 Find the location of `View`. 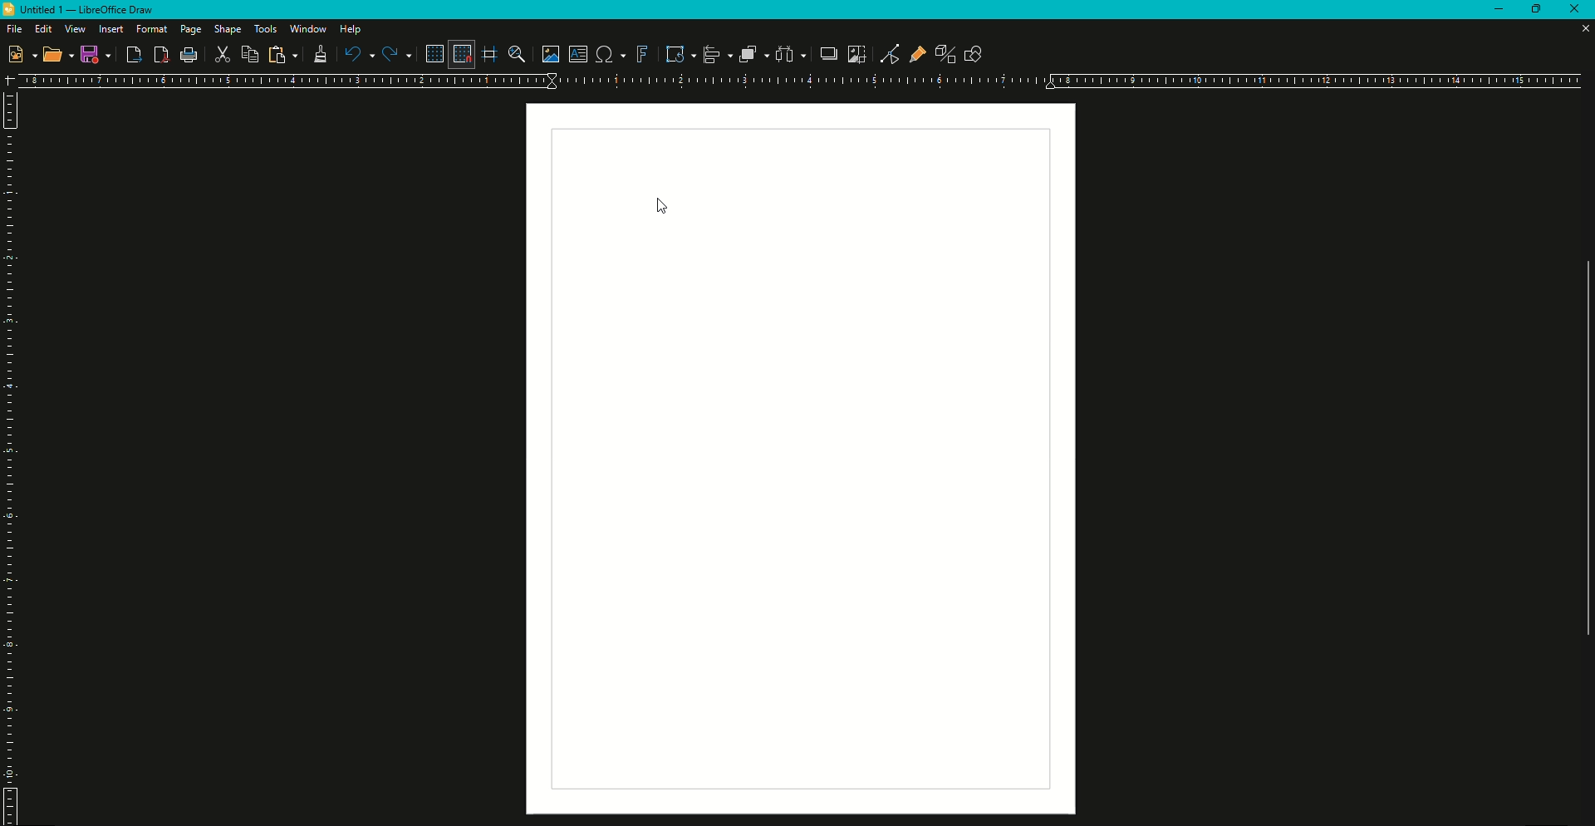

View is located at coordinates (71, 30).